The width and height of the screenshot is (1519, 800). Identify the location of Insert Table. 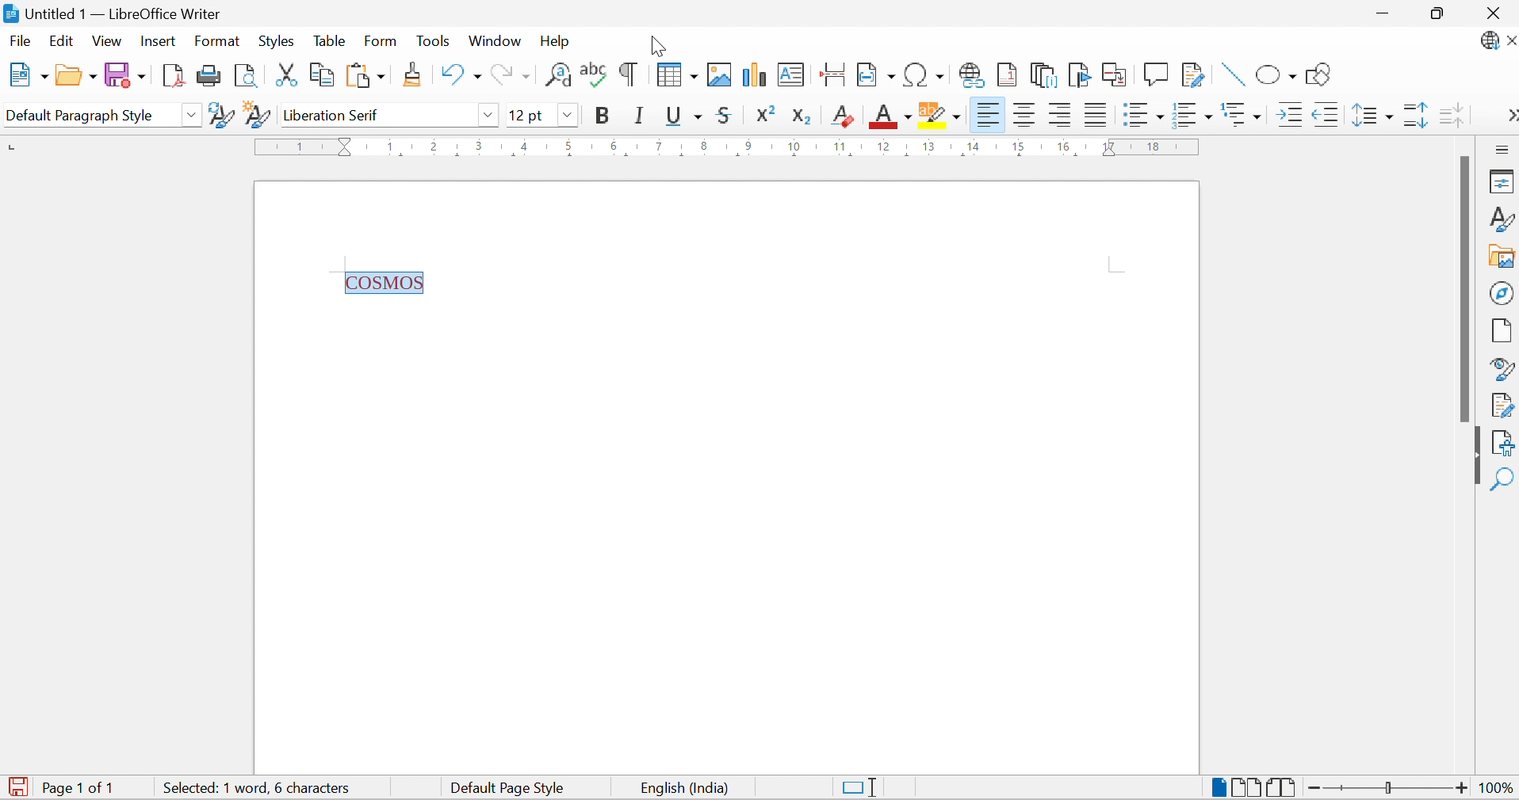
(677, 75).